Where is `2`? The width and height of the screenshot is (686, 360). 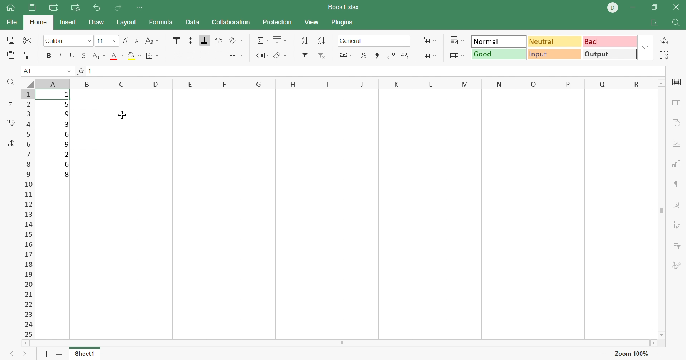
2 is located at coordinates (67, 154).